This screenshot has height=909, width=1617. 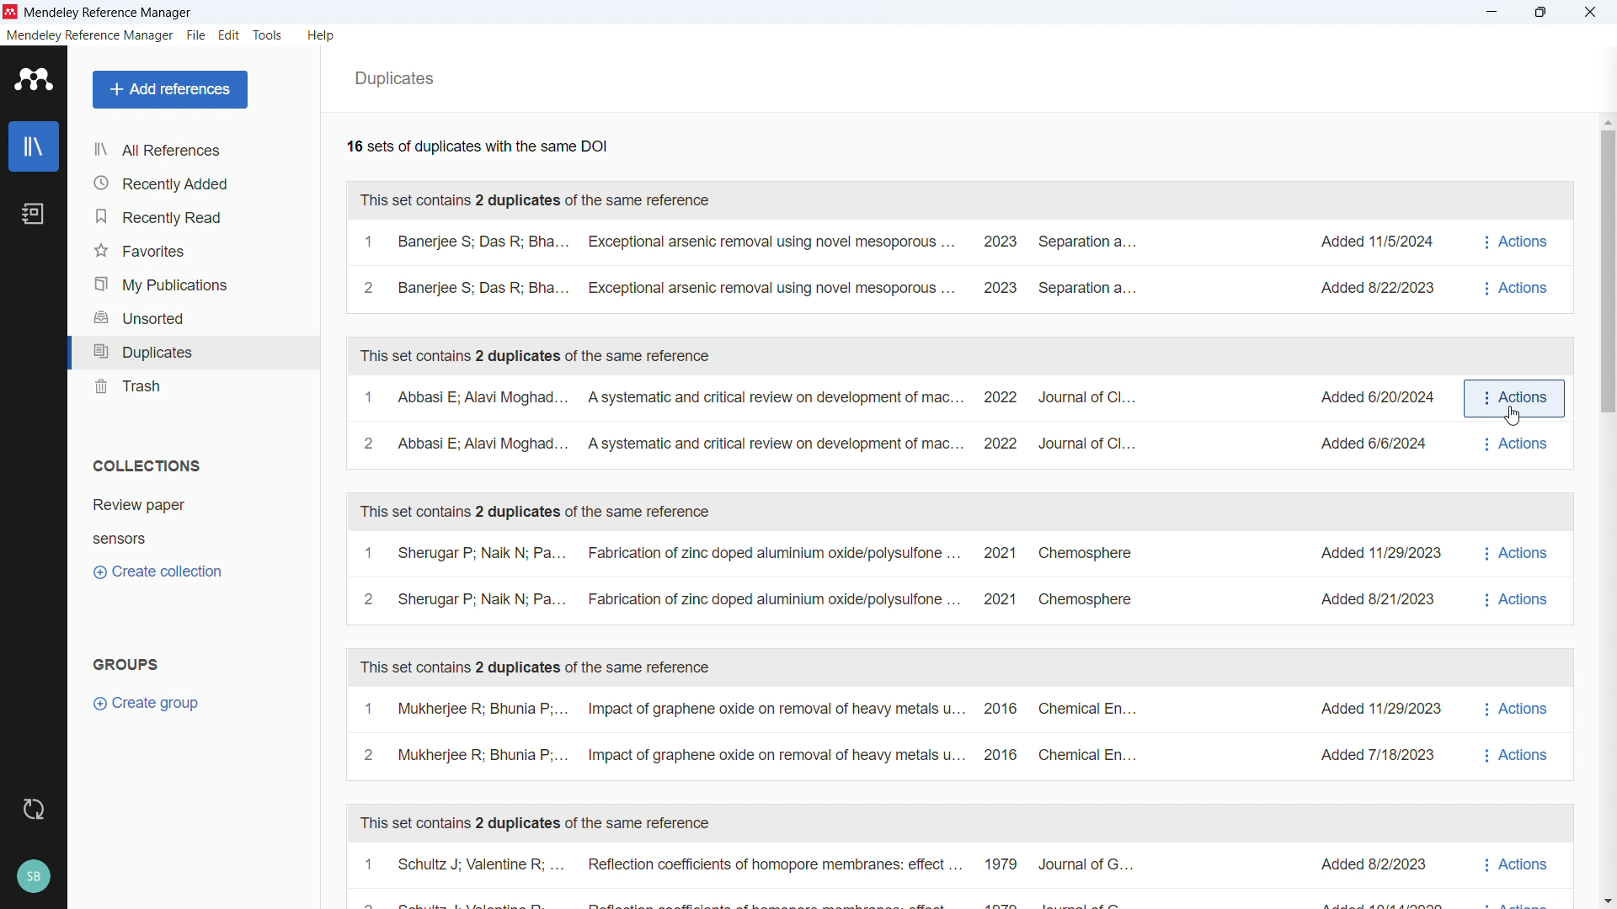 What do you see at coordinates (161, 572) in the screenshot?
I see `Create collection ` at bounding box center [161, 572].